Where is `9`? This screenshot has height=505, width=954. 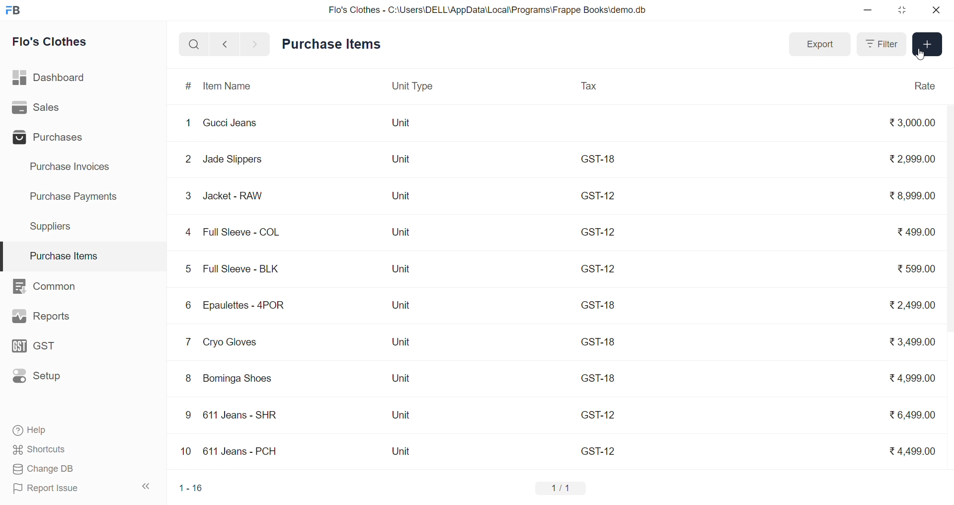
9 is located at coordinates (188, 416).